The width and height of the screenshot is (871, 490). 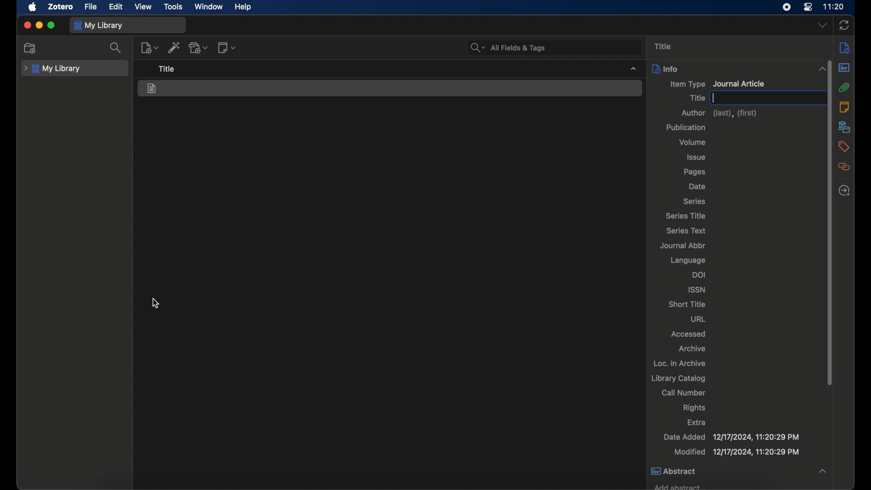 What do you see at coordinates (696, 421) in the screenshot?
I see `extra` at bounding box center [696, 421].